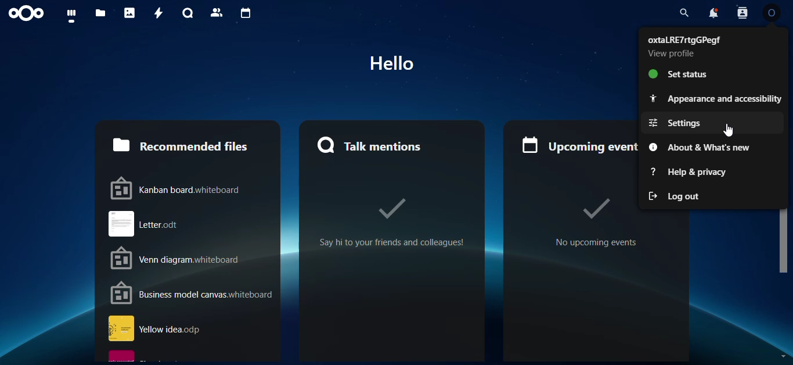 Image resolution: width=793 pixels, height=365 pixels. Describe the element at coordinates (712, 99) in the screenshot. I see `Appearance and accessibility` at that location.